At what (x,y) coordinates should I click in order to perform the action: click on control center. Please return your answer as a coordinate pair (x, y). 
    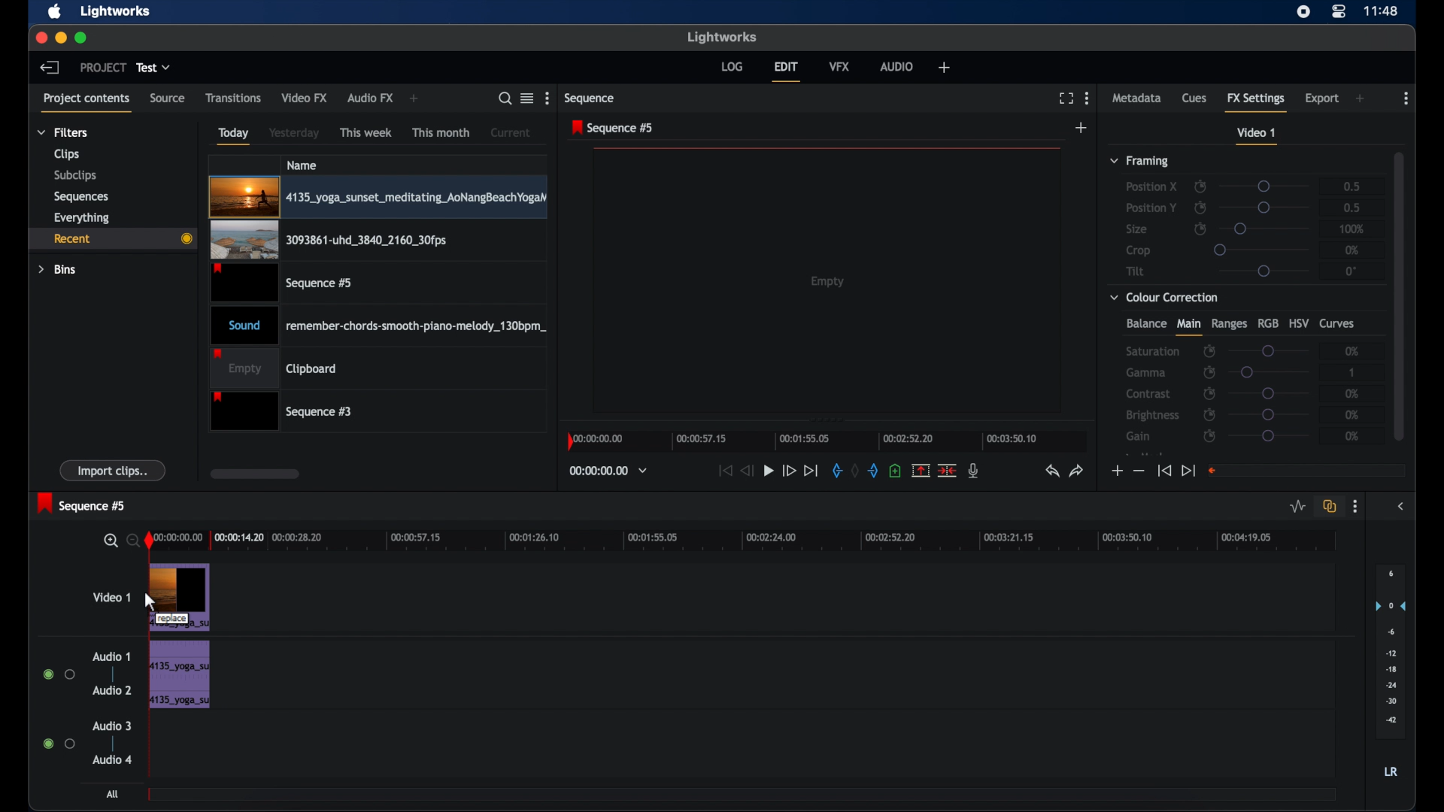
    Looking at the image, I should click on (1339, 11).